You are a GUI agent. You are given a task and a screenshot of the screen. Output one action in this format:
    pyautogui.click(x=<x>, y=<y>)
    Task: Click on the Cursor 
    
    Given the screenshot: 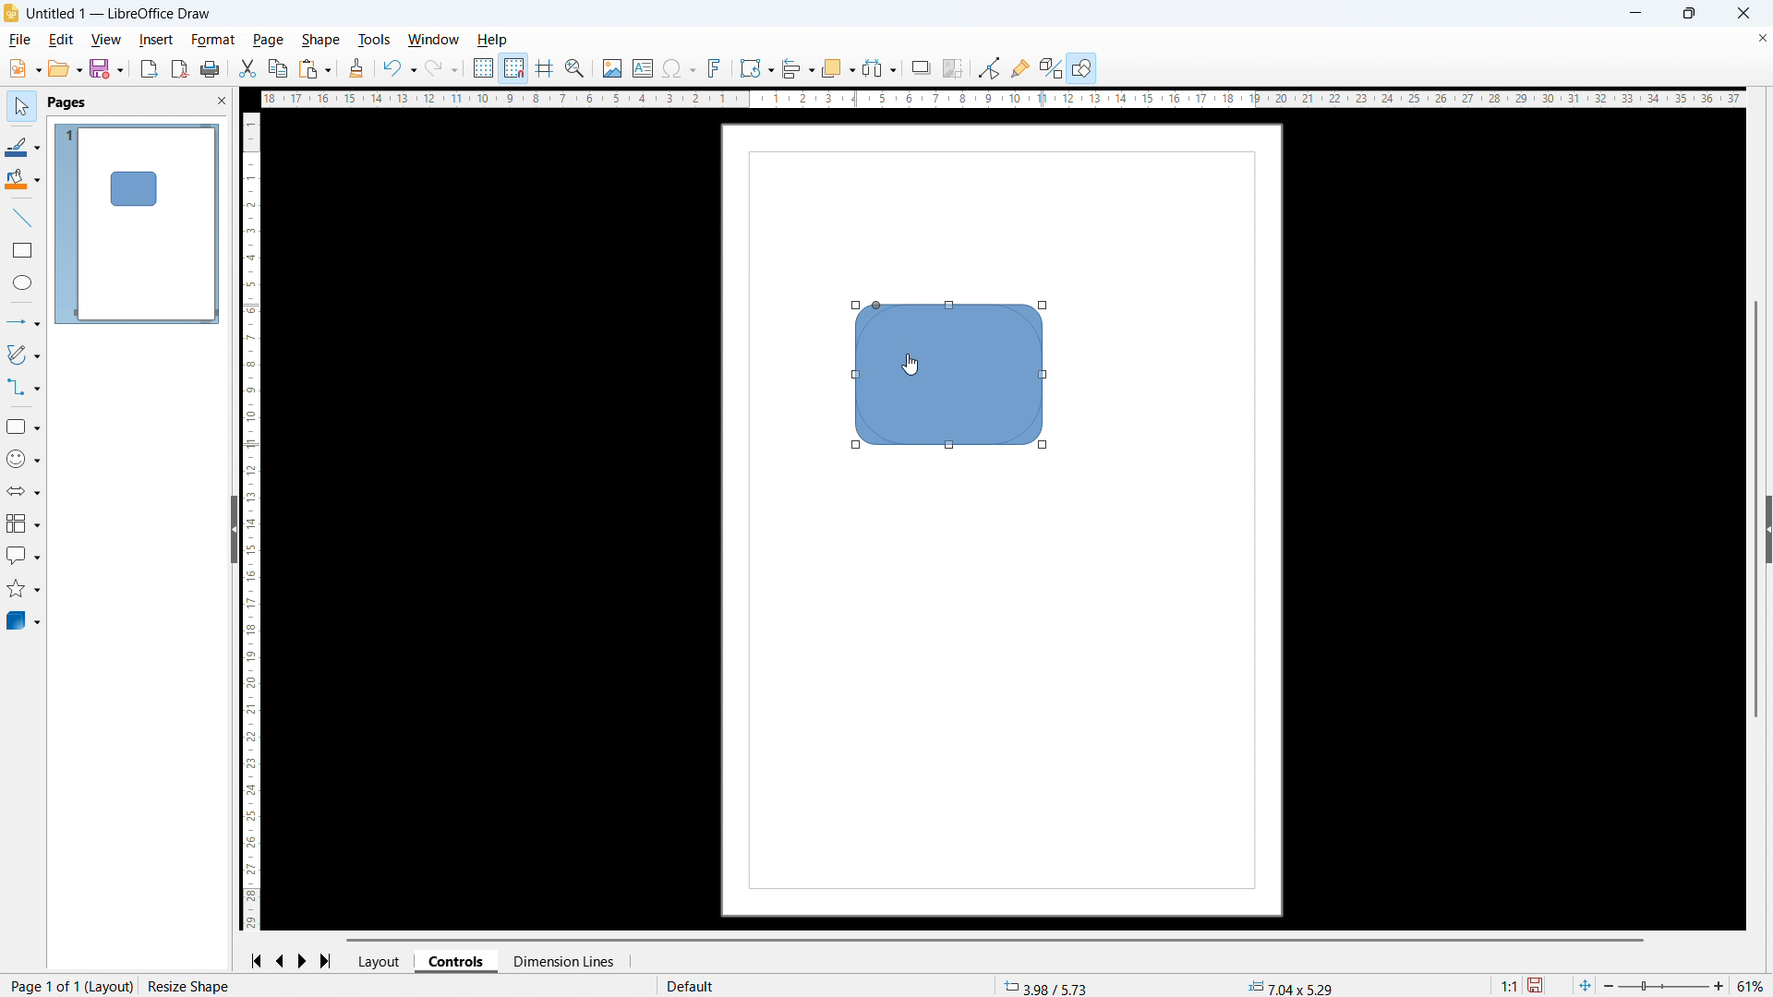 What is the action you would take?
    pyautogui.click(x=911, y=366)
    